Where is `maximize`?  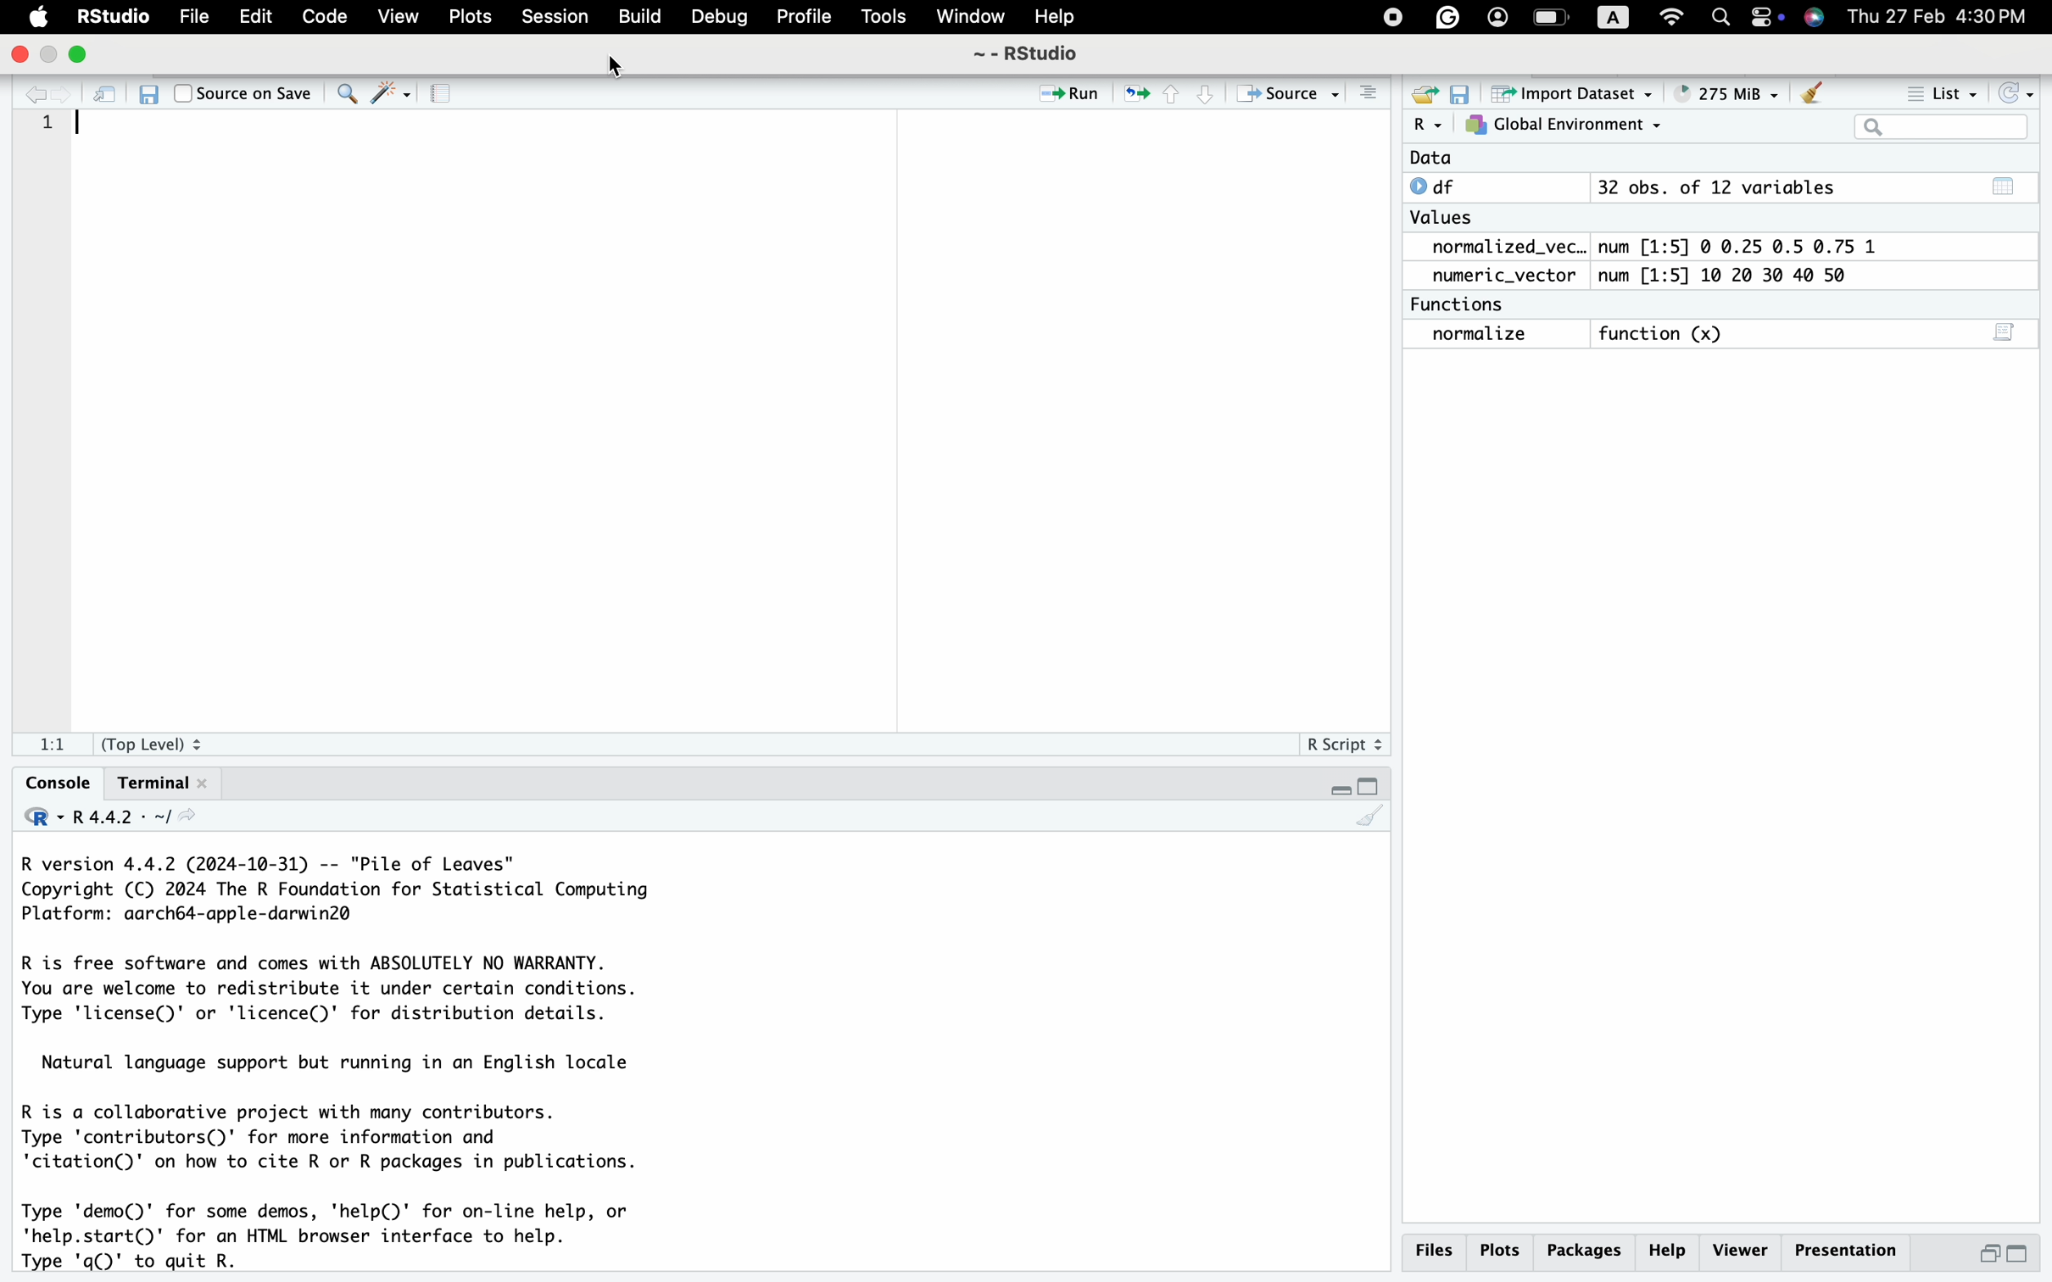 maximize is located at coordinates (2029, 1255).